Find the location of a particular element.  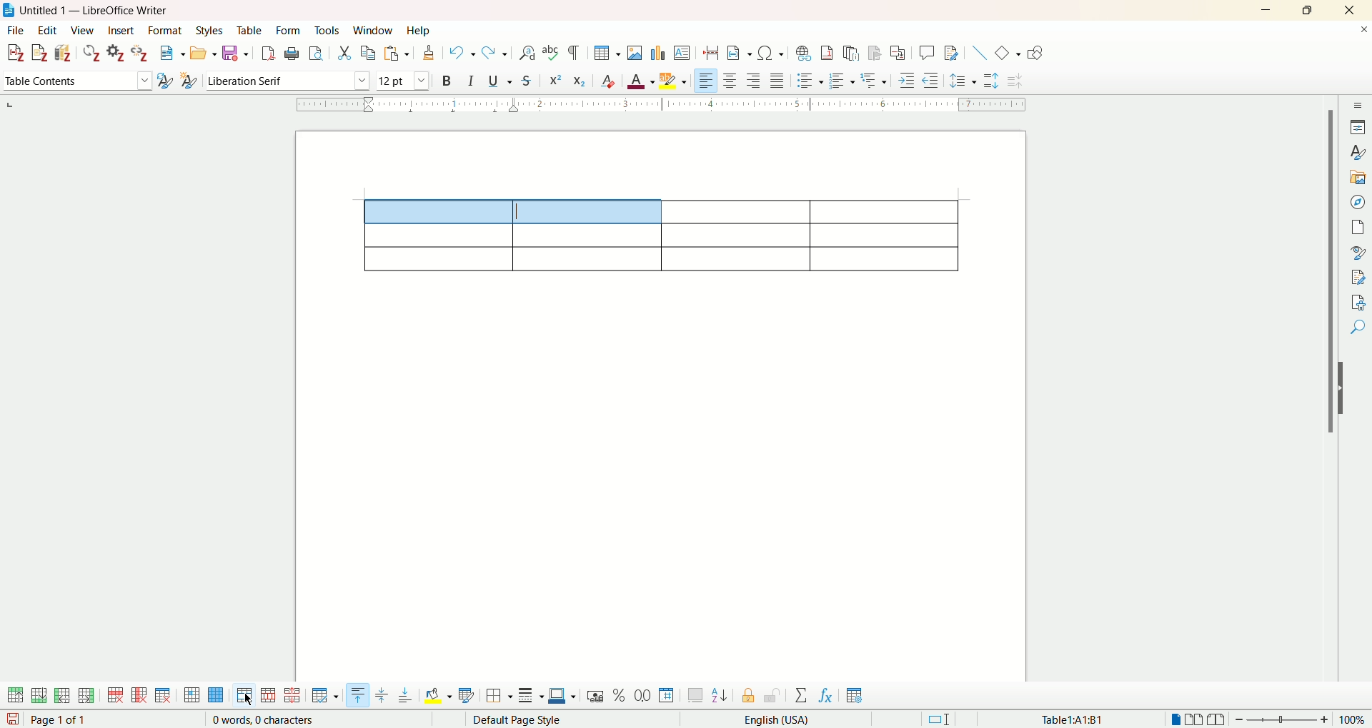

align right is located at coordinates (754, 81).